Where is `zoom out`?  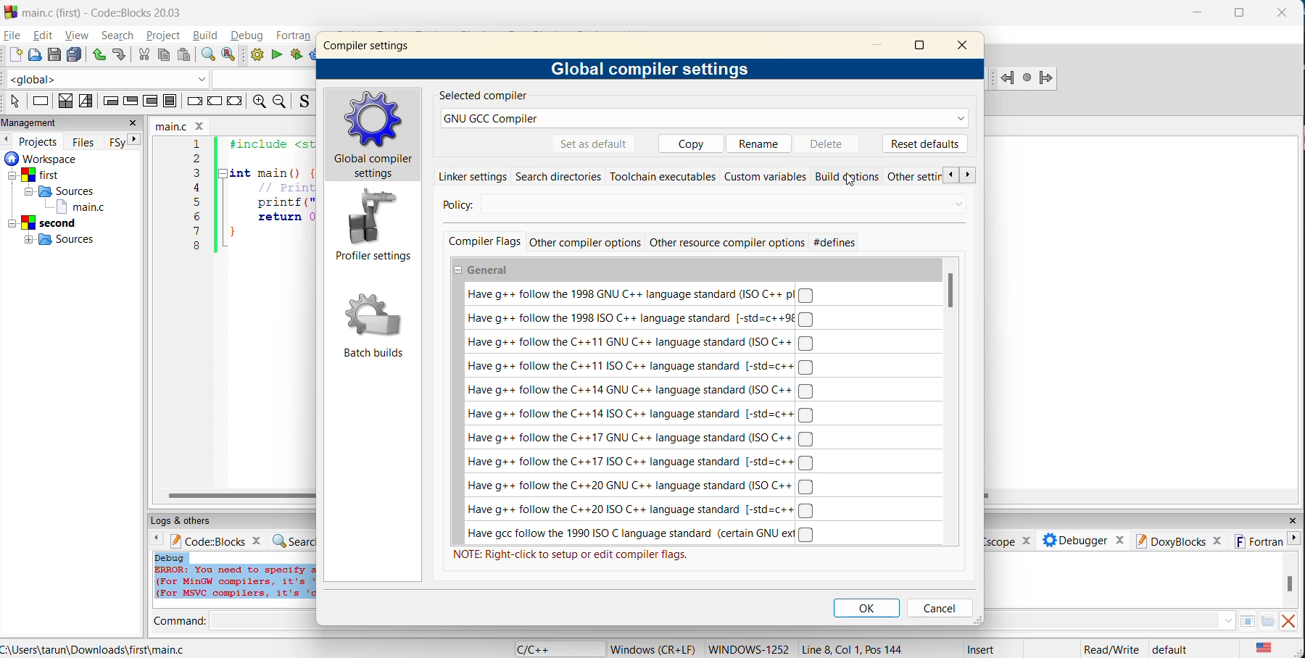
zoom out is located at coordinates (279, 101).